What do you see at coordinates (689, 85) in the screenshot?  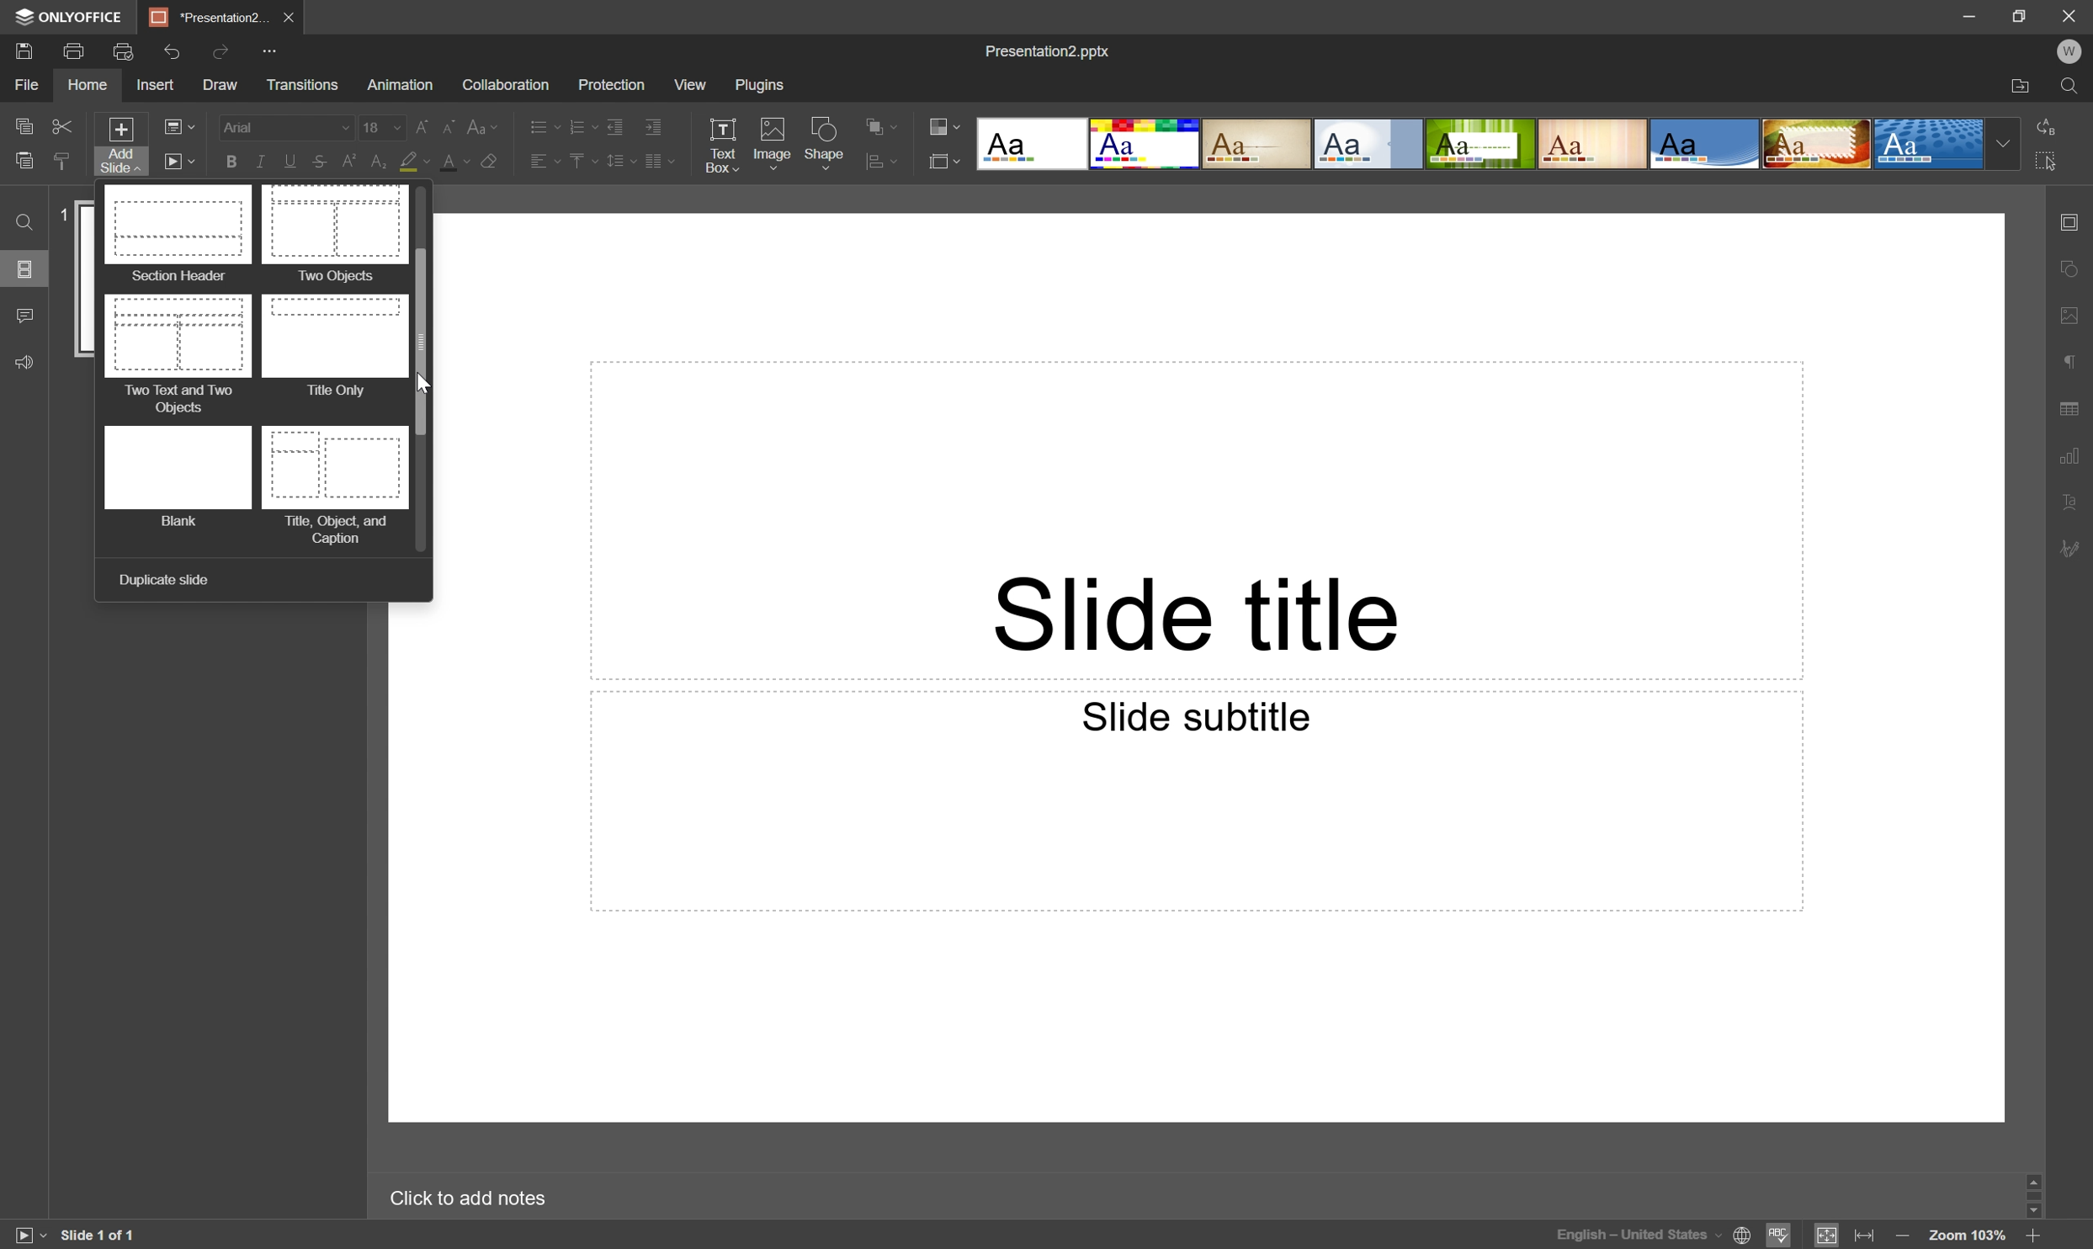 I see `View` at bounding box center [689, 85].